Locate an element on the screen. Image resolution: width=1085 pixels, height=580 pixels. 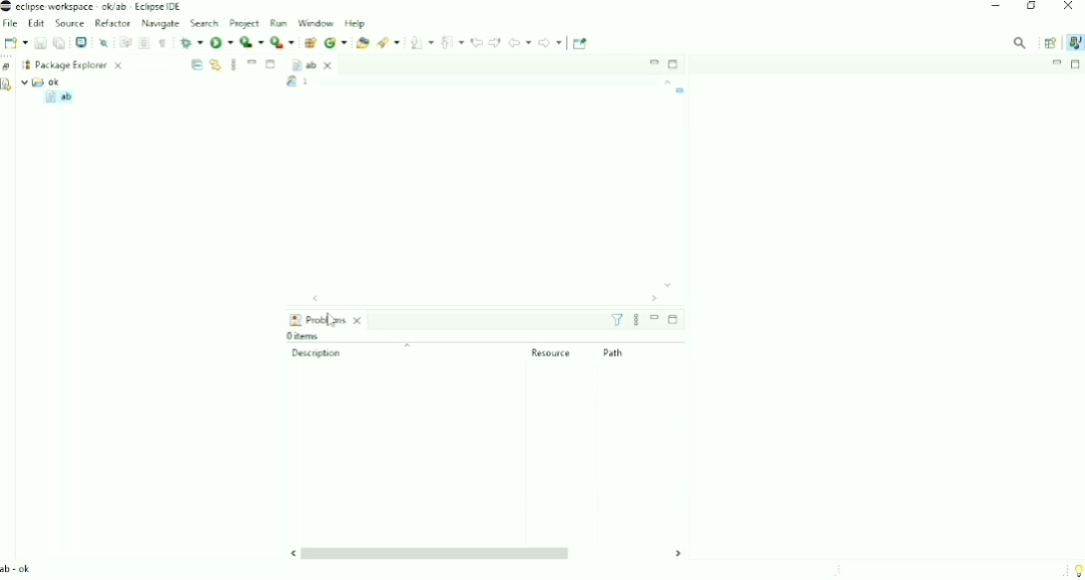
Horizontal scrollbar is located at coordinates (473, 299).